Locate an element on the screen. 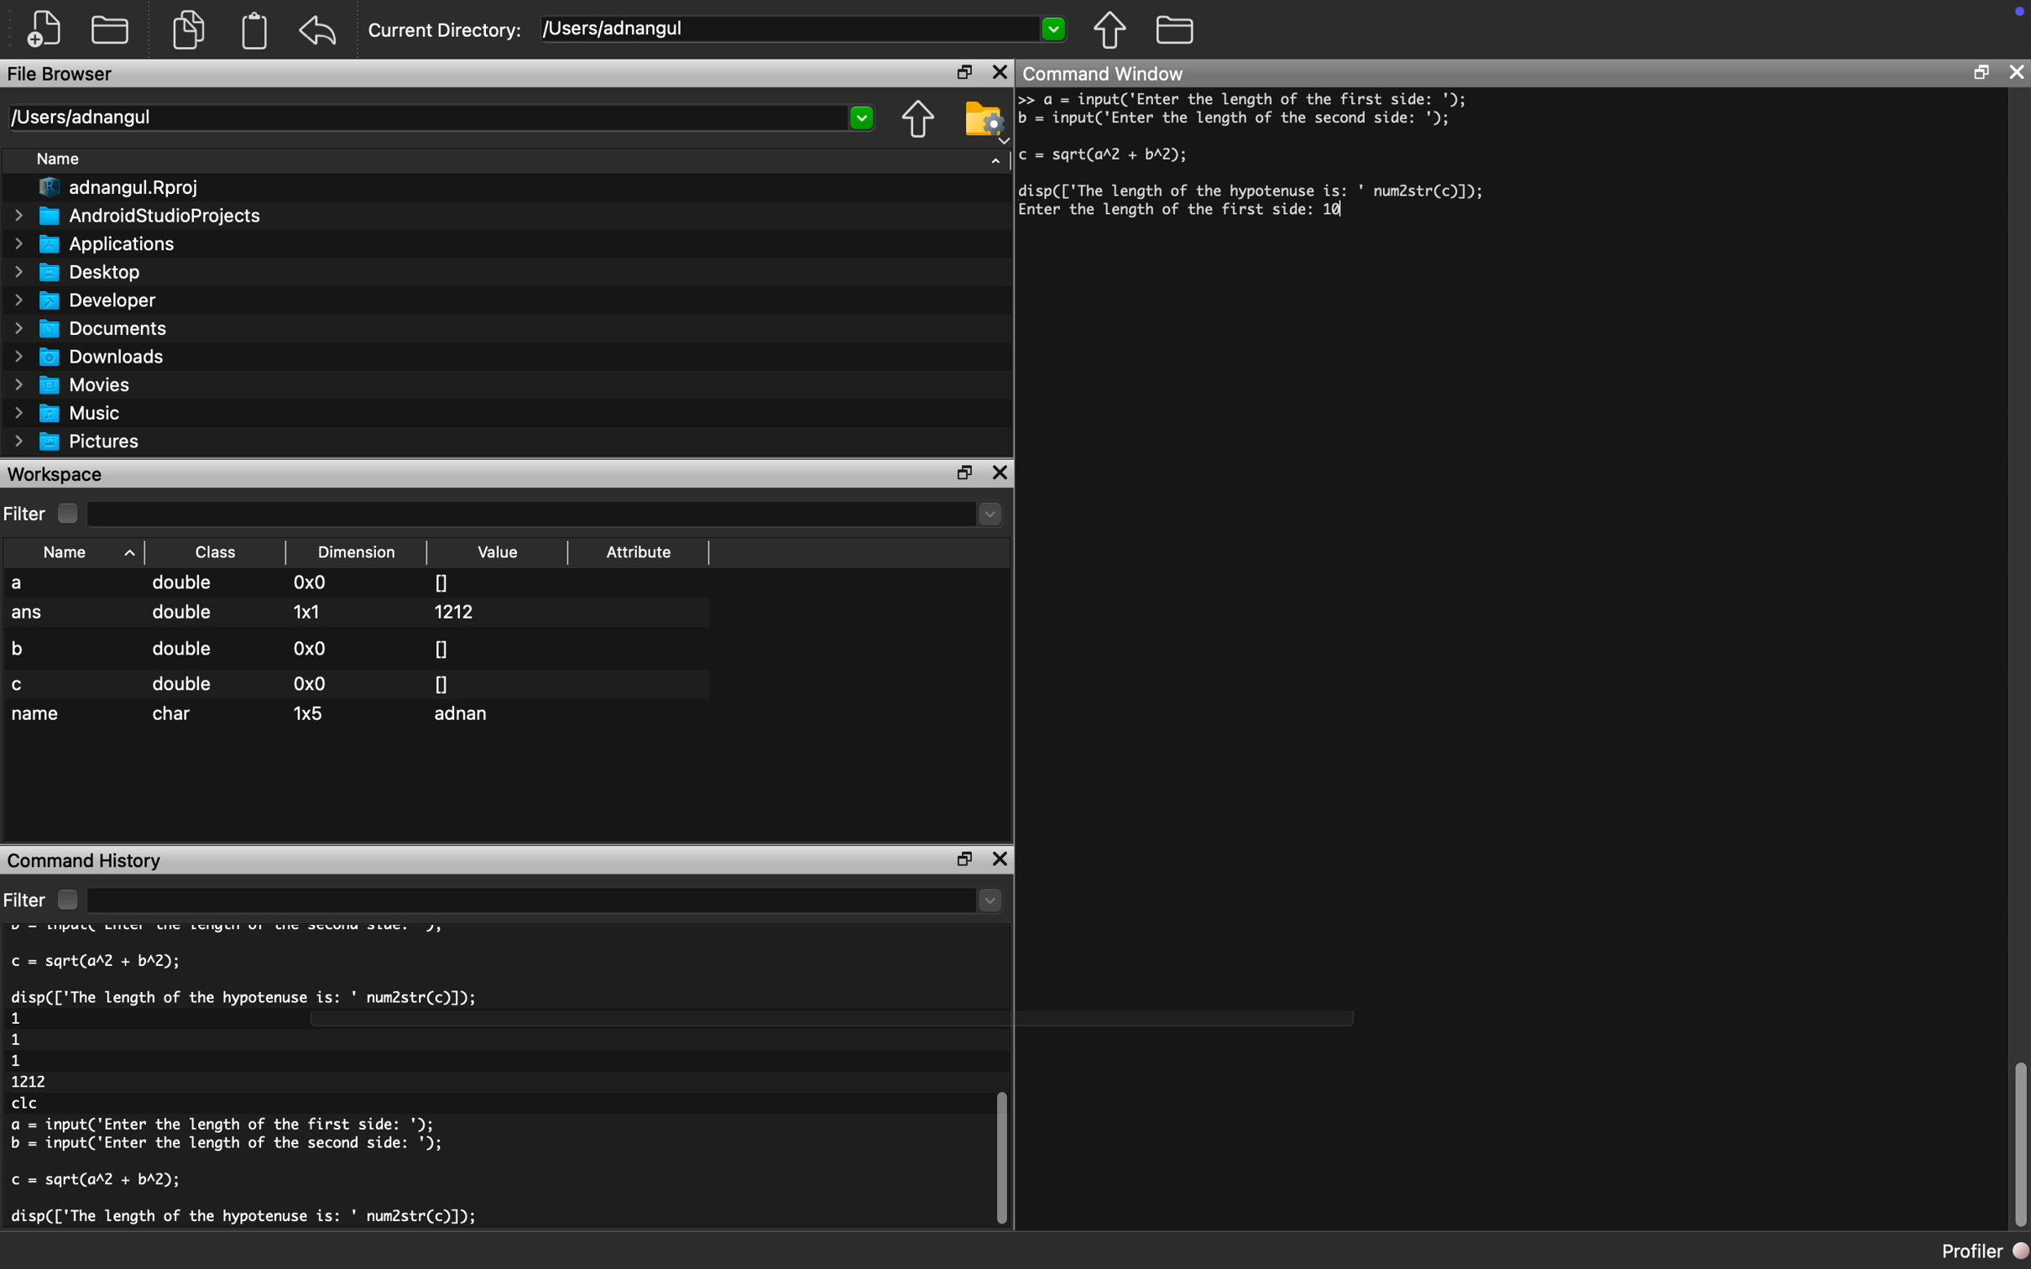  AndroidStudioProjects is located at coordinates (140, 216).